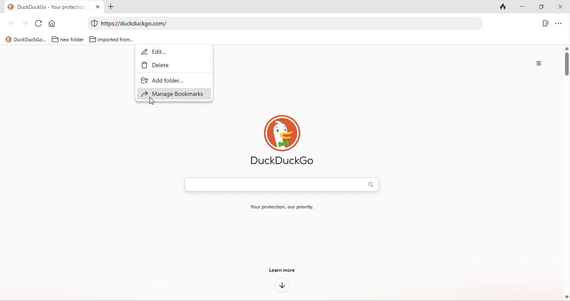 This screenshot has width=570, height=301. I want to click on imported from, so click(111, 38).